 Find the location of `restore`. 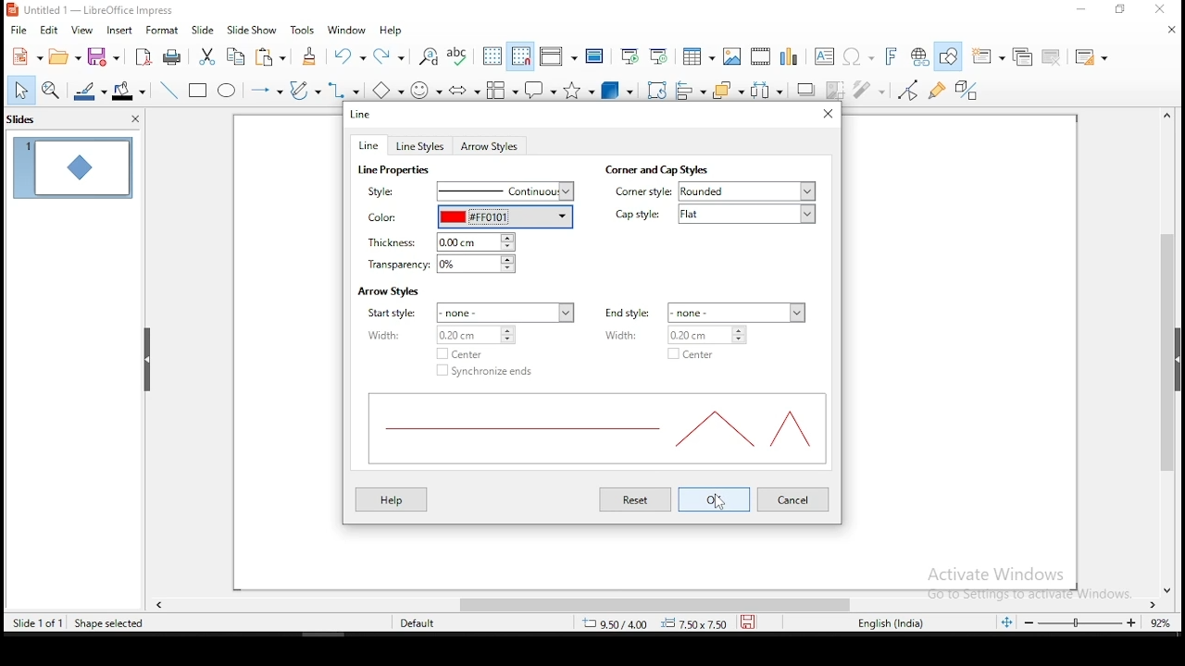

restore is located at coordinates (1119, 9).